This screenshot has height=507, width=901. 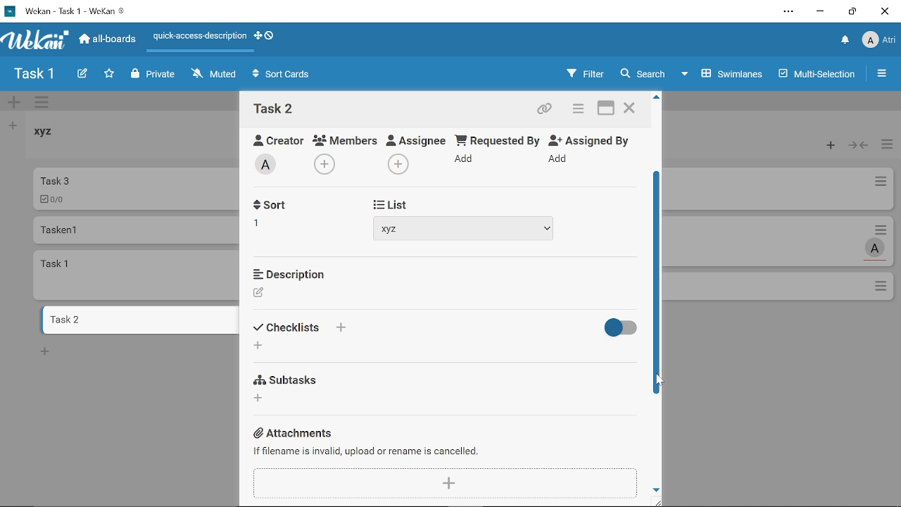 What do you see at coordinates (594, 139) in the screenshot?
I see `Assigned By` at bounding box center [594, 139].